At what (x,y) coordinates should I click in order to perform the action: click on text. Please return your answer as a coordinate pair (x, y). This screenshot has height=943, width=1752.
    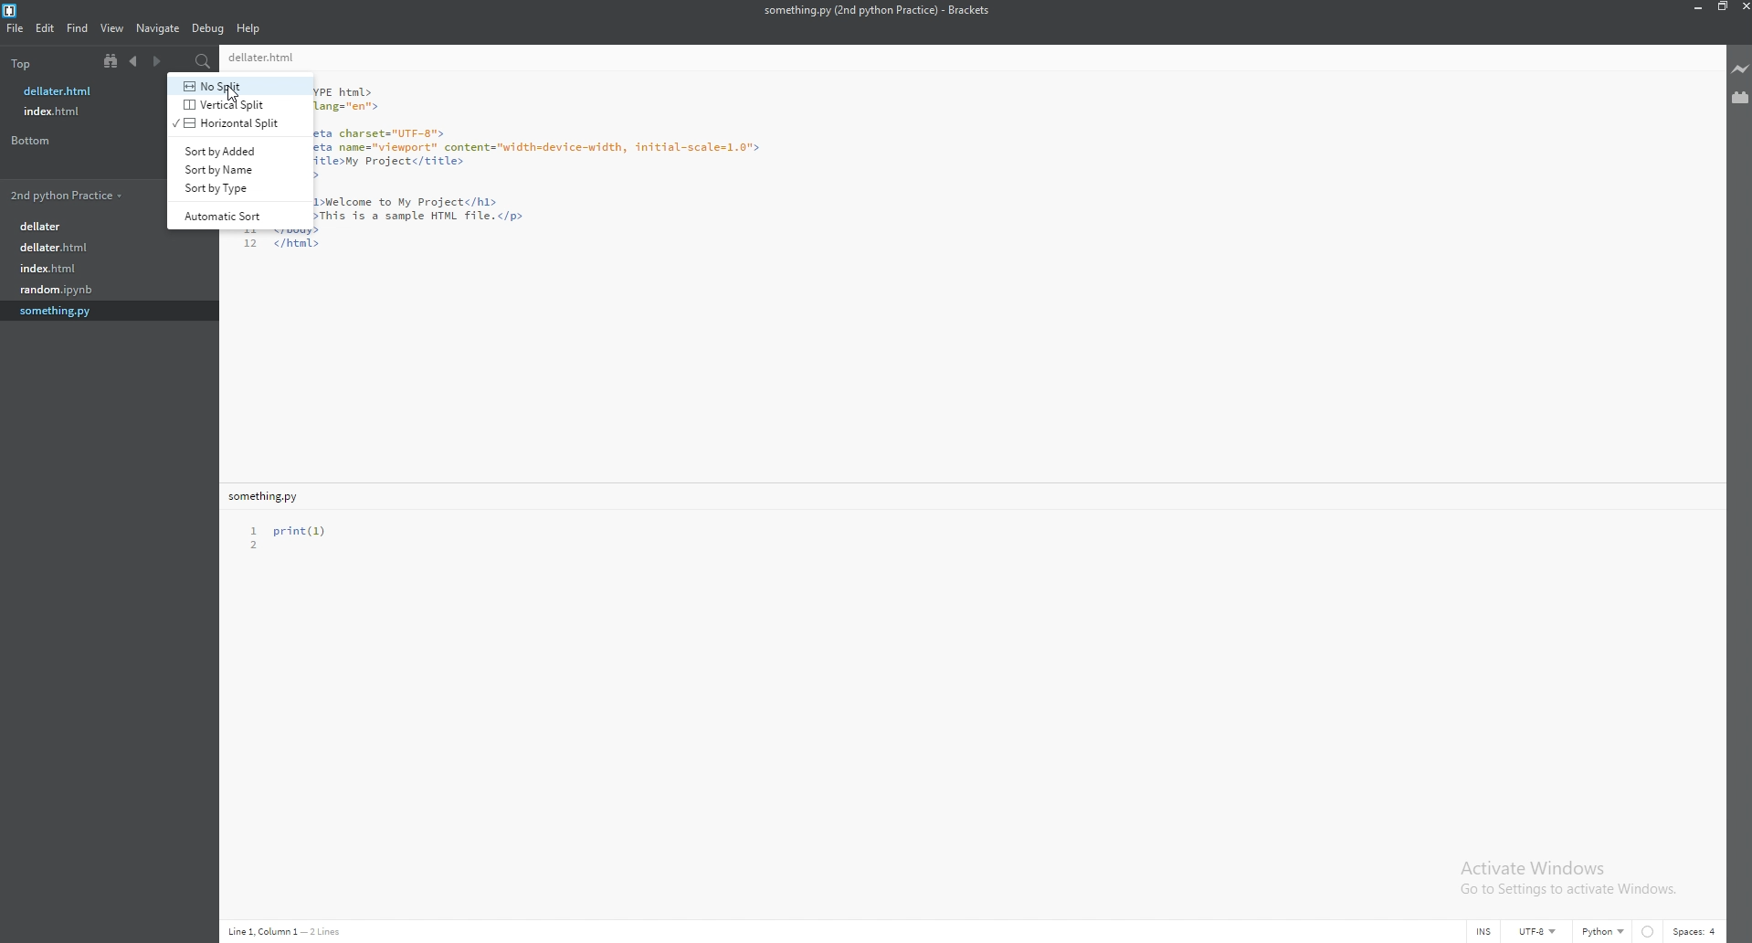
    Looking at the image, I should click on (295, 537).